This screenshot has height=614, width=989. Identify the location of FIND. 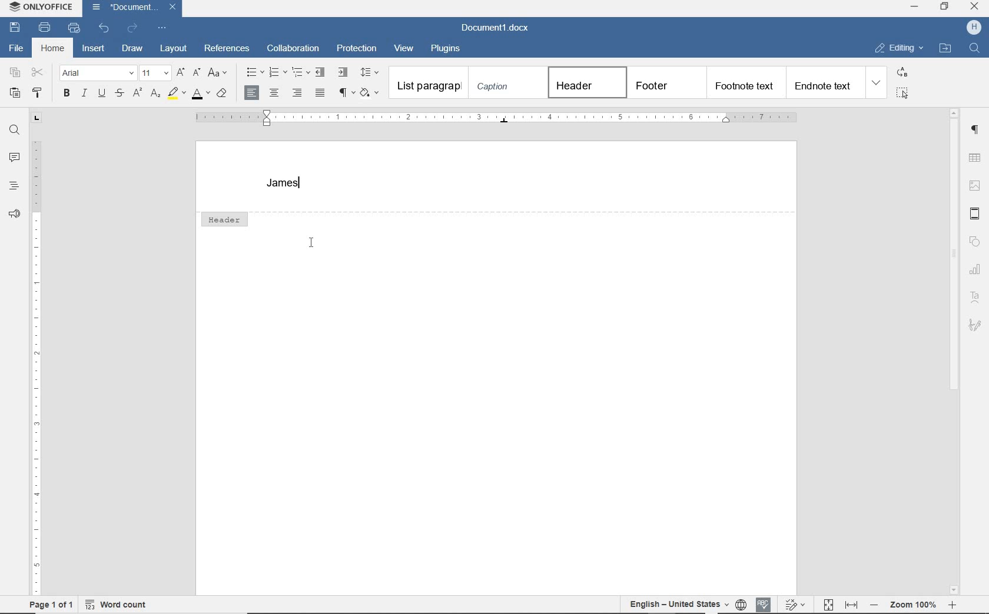
(973, 49).